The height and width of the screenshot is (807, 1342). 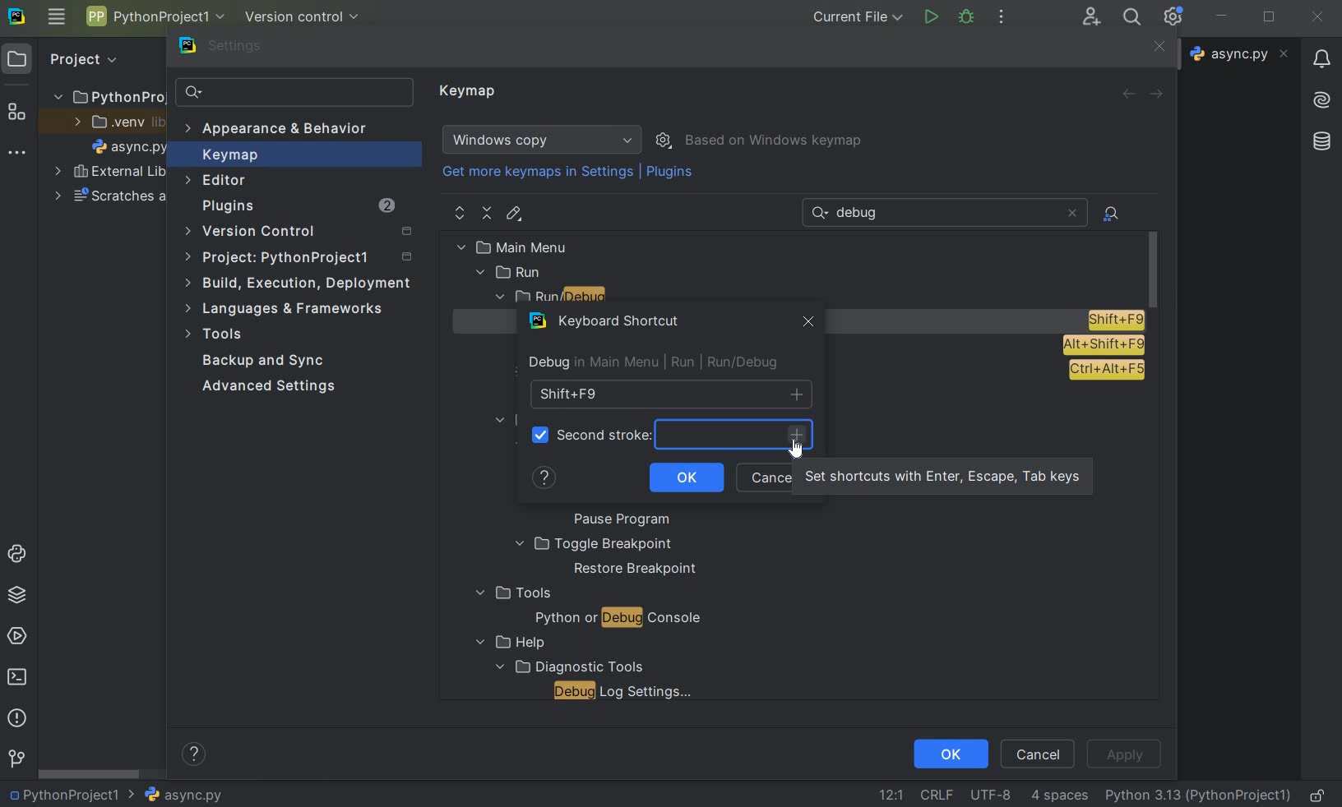 What do you see at coordinates (1104, 345) in the screenshot?
I see `AIt+Shift+F9` at bounding box center [1104, 345].